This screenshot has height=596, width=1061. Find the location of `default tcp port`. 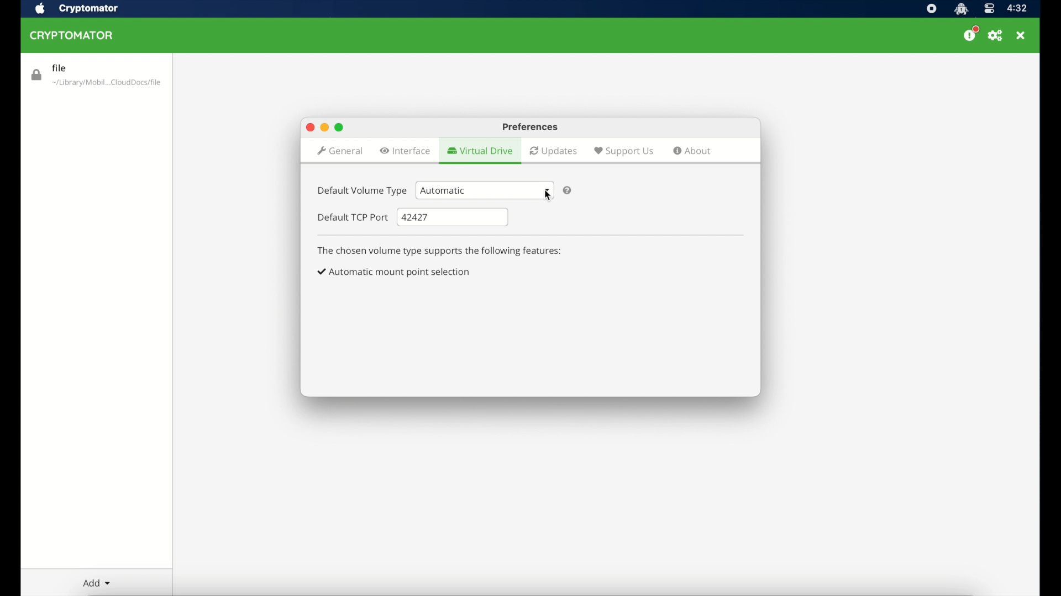

default tcp port is located at coordinates (353, 217).